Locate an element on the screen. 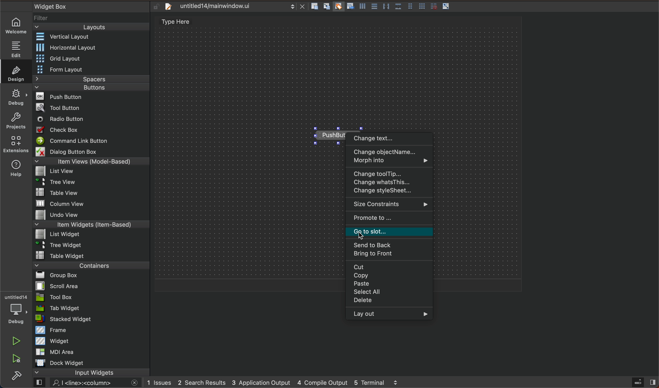 This screenshot has width=659, height=388. type here is located at coordinates (179, 22).